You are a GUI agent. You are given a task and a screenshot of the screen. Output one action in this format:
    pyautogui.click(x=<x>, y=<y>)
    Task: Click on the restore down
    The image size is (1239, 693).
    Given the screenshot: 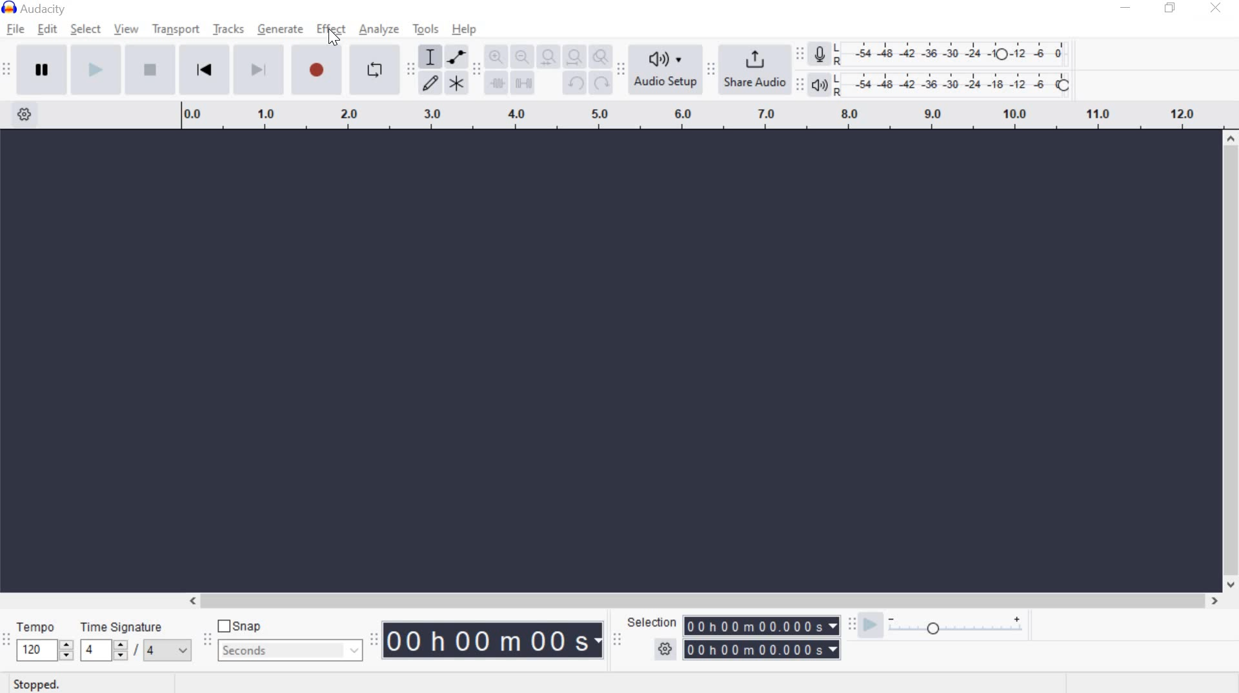 What is the action you would take?
    pyautogui.click(x=1169, y=7)
    